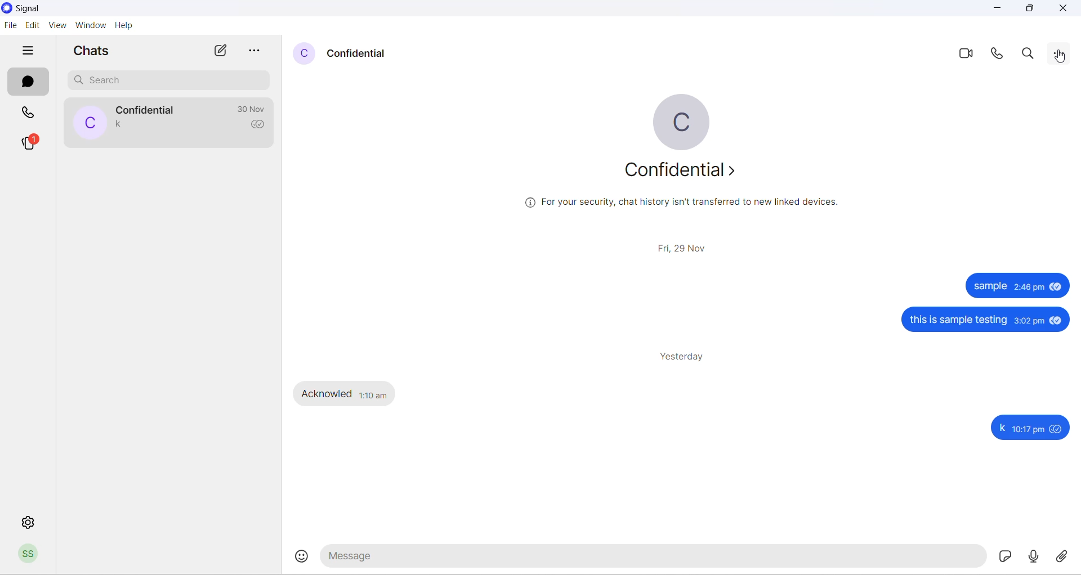 The width and height of the screenshot is (1081, 575). What do you see at coordinates (1029, 286) in the screenshot?
I see `2:46 pm` at bounding box center [1029, 286].